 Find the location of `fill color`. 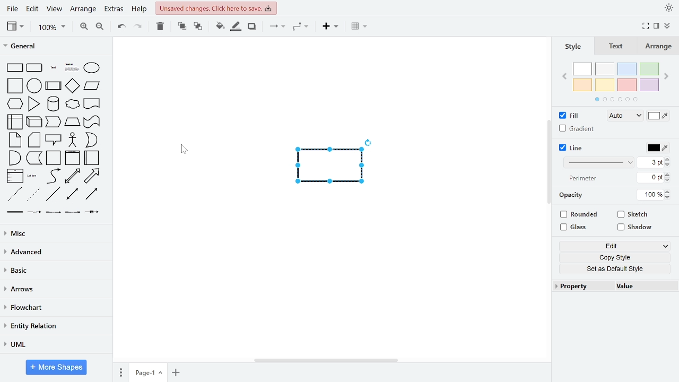

fill color is located at coordinates (659, 116).